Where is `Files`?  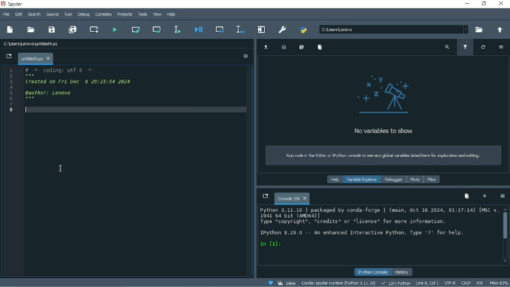 Files is located at coordinates (431, 179).